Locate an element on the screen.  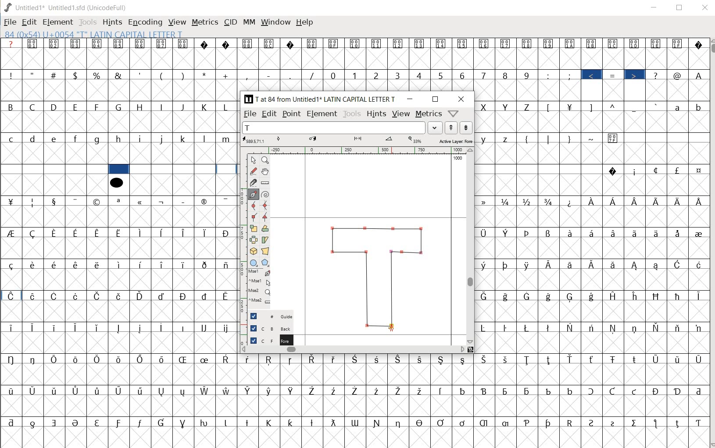
I is located at coordinates (163, 107).